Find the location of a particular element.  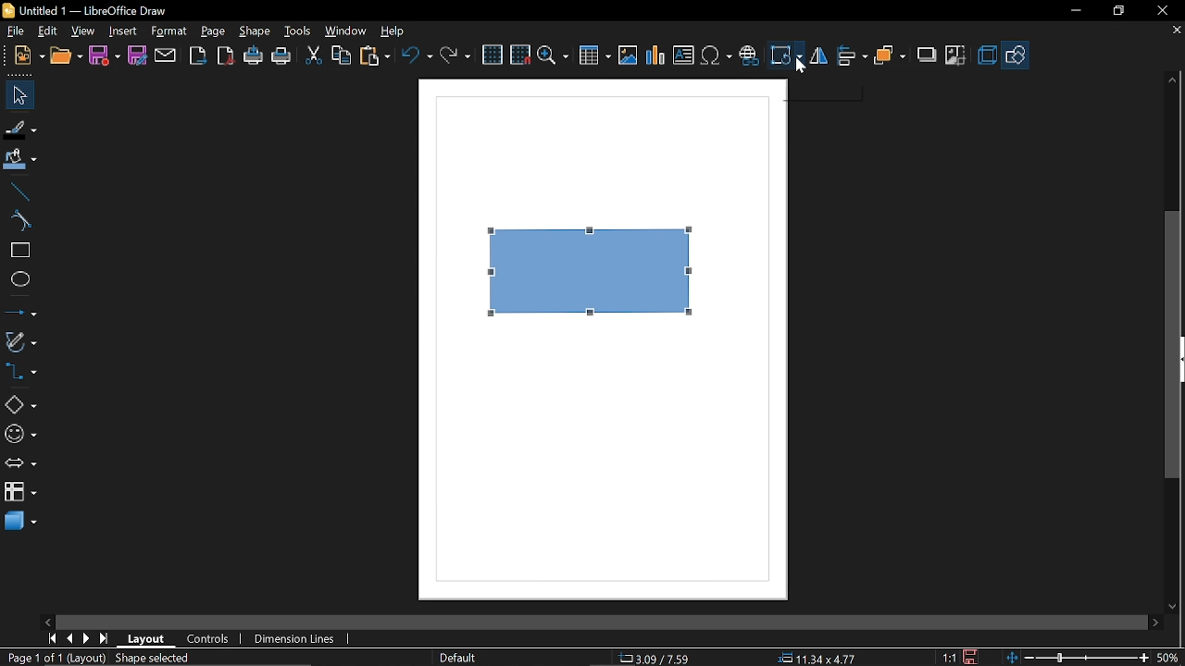

Move up is located at coordinates (1174, 80).